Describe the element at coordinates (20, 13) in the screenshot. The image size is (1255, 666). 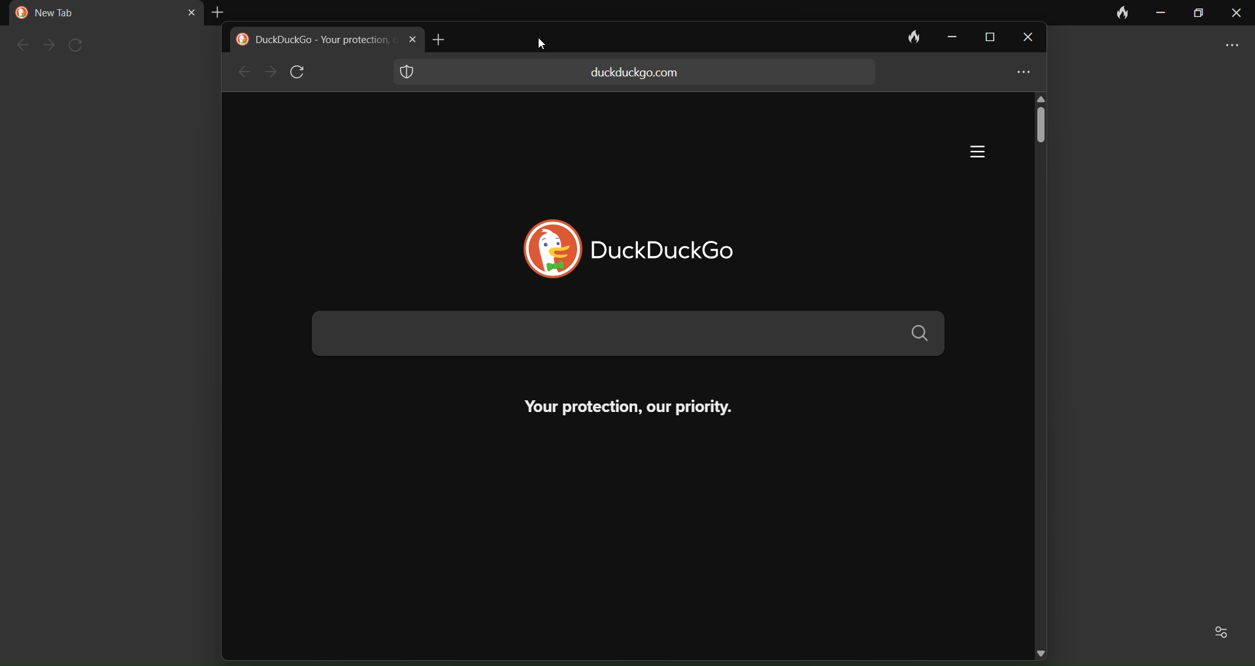
I see `Logo` at that location.